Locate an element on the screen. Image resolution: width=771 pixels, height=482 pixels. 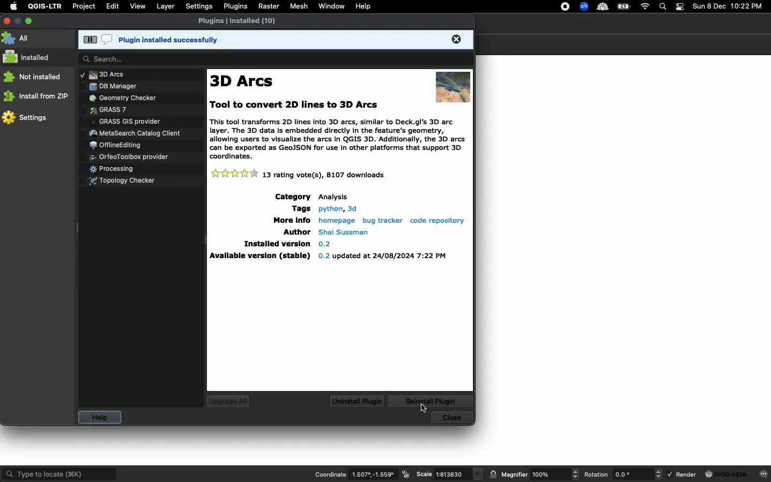
Plugins is located at coordinates (240, 22).